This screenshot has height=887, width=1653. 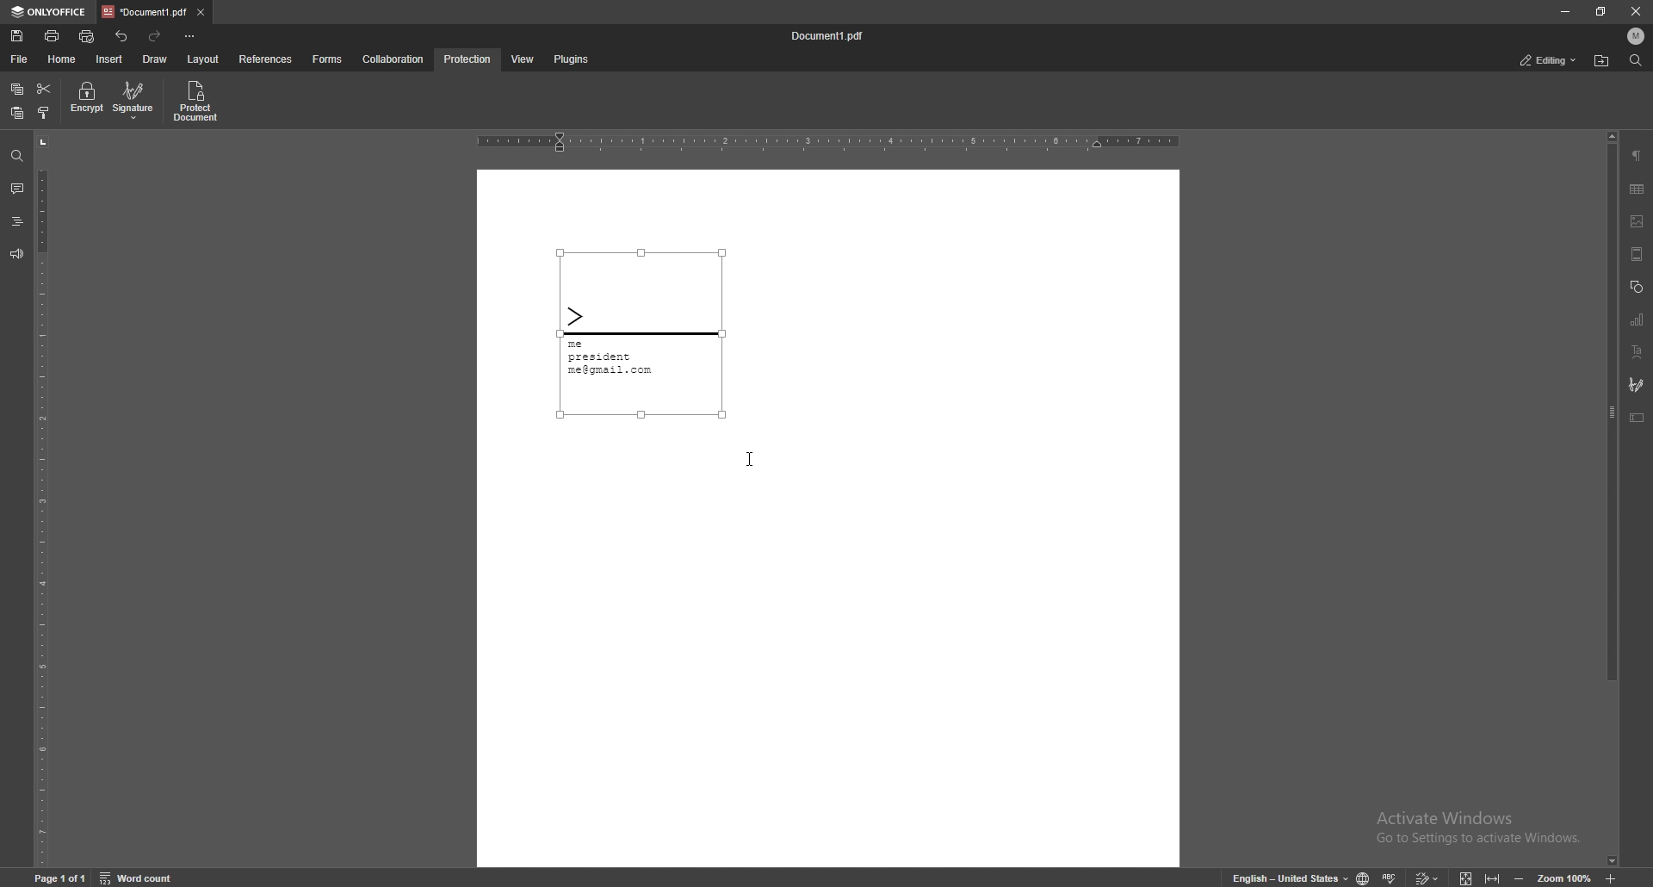 I want to click on scroll bar, so click(x=1613, y=499).